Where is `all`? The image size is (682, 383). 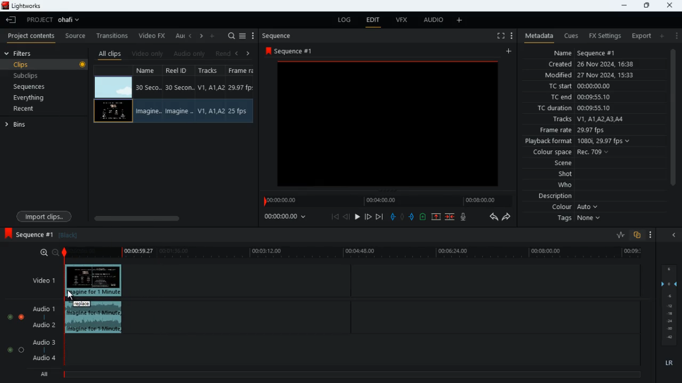
all is located at coordinates (46, 374).